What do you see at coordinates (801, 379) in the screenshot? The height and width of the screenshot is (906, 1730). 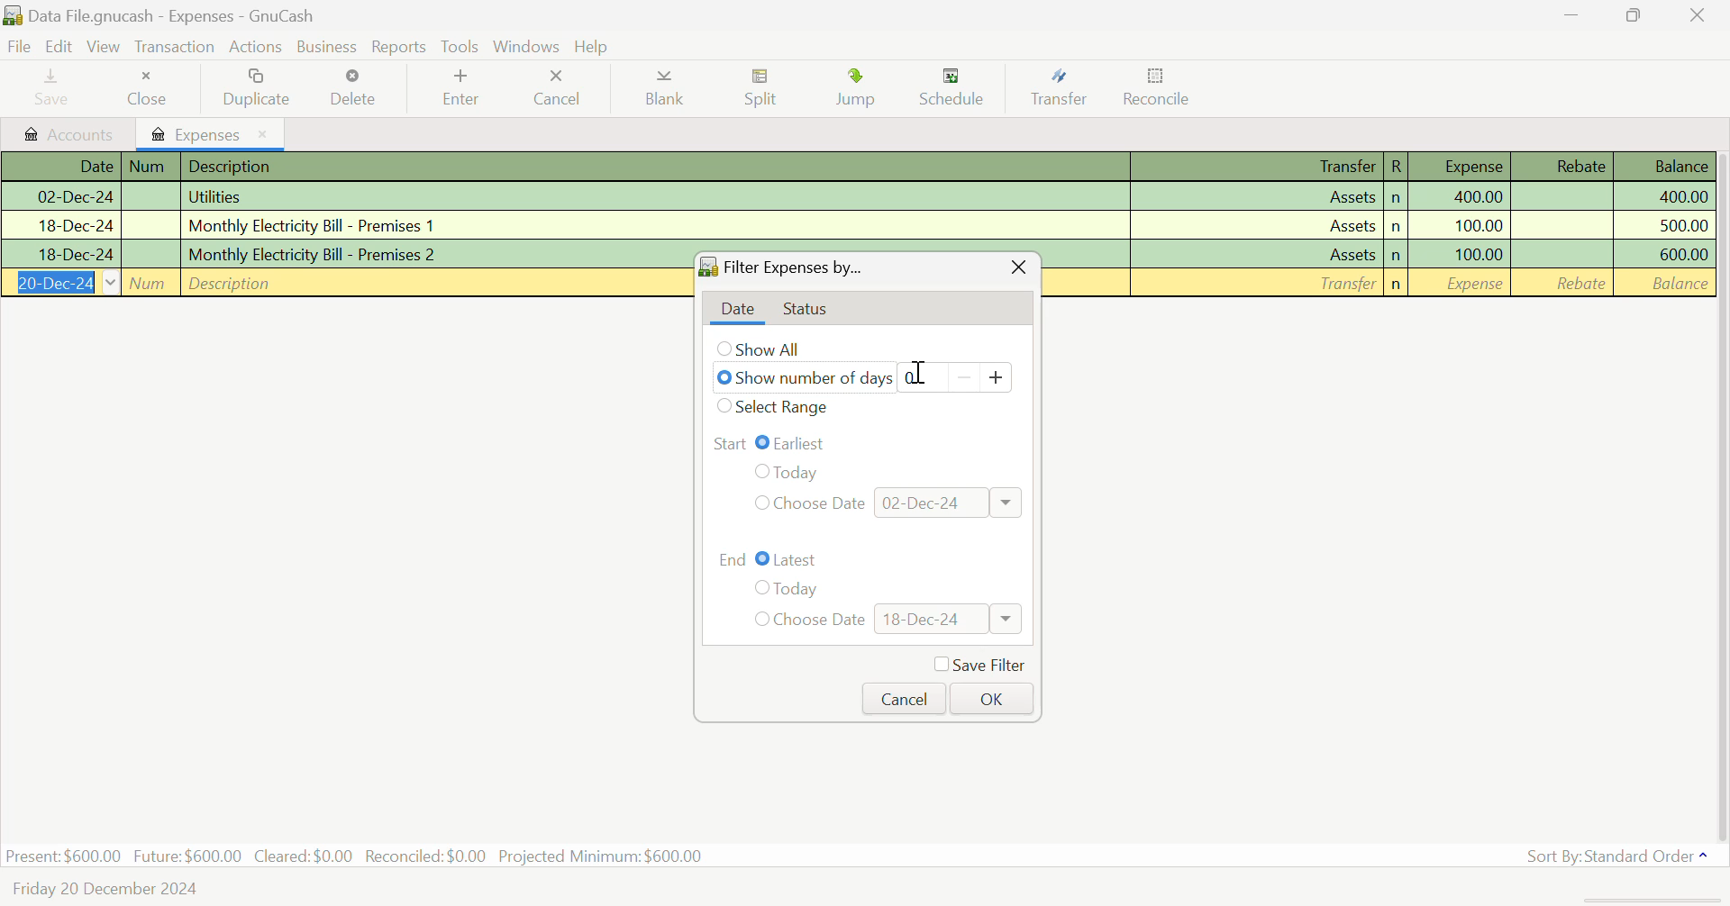 I see `Show number of days selected` at bounding box center [801, 379].